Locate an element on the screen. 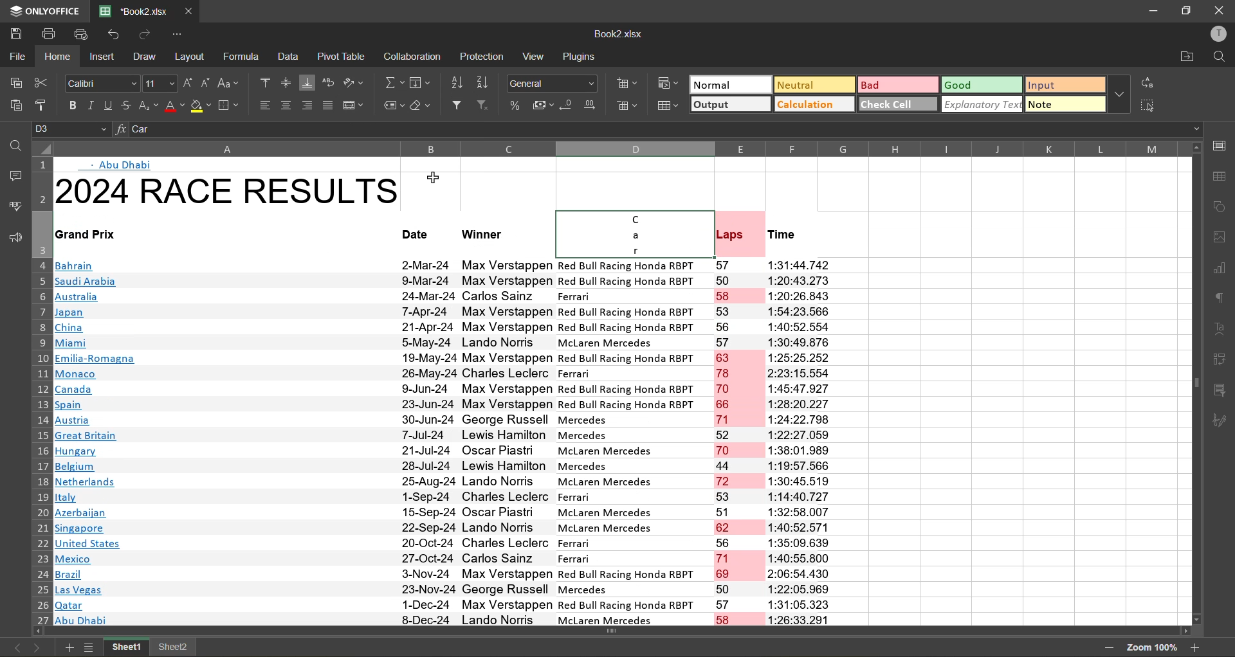 This screenshot has height=657, width=1235. Links is located at coordinates (99, 415).